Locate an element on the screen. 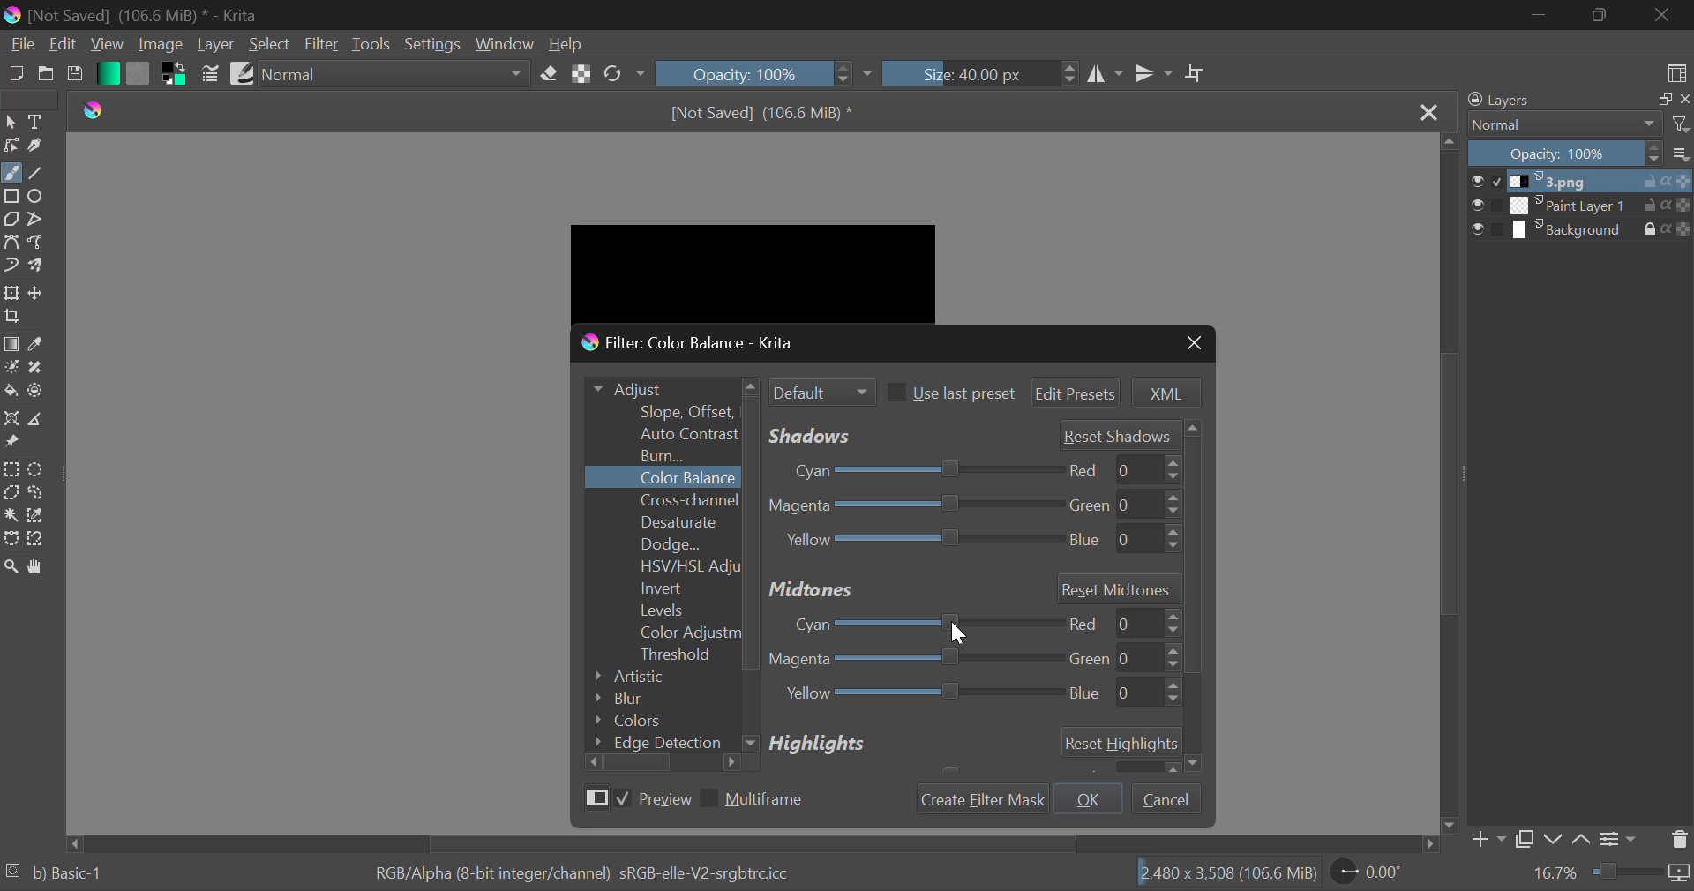 The image size is (1694, 891). New is located at coordinates (16, 76).